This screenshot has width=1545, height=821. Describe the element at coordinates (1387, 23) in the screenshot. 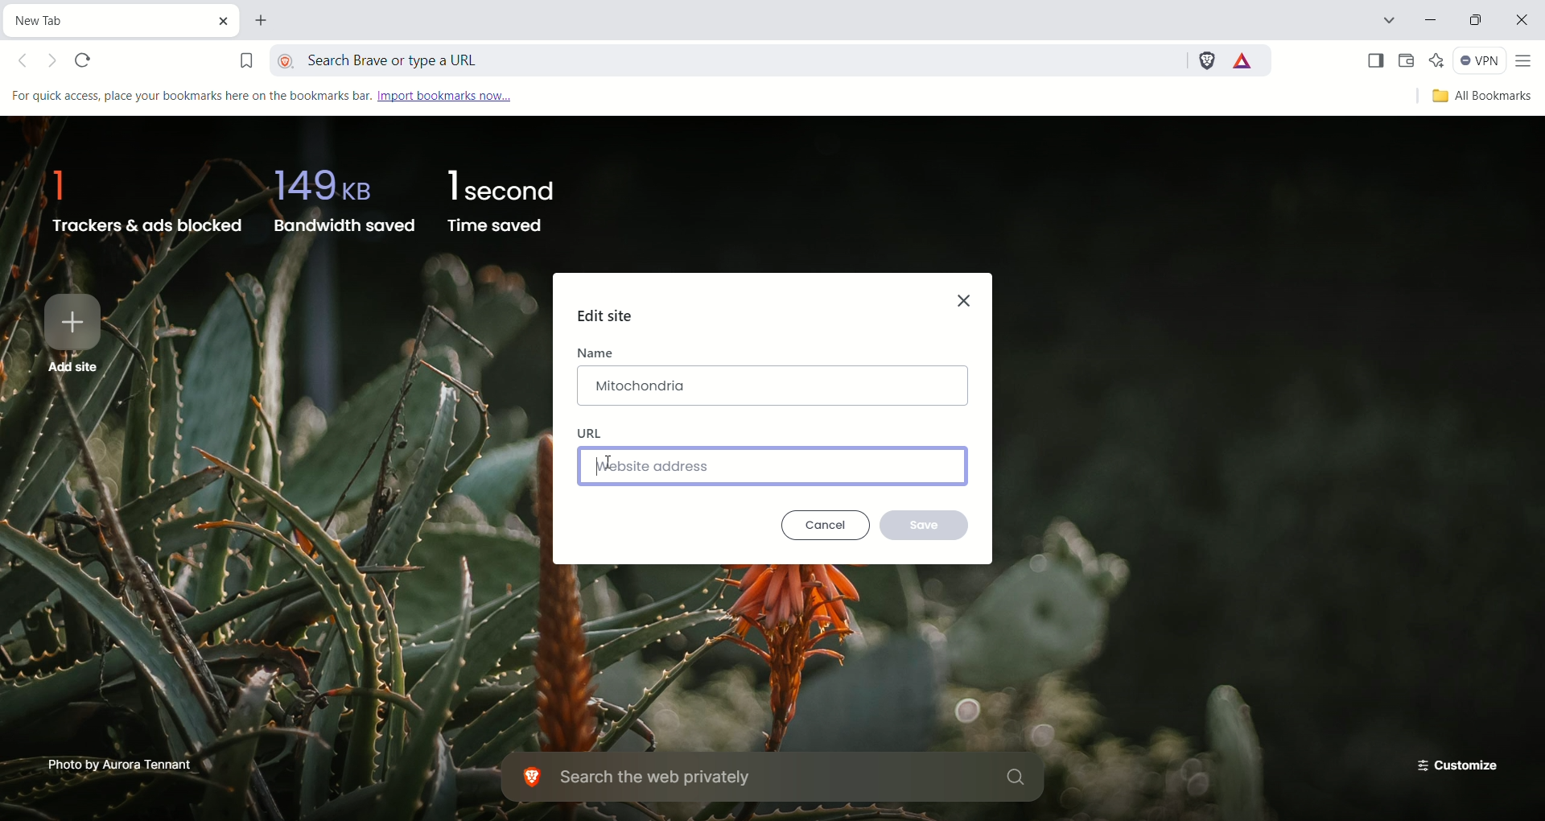

I see `search tabs` at that location.